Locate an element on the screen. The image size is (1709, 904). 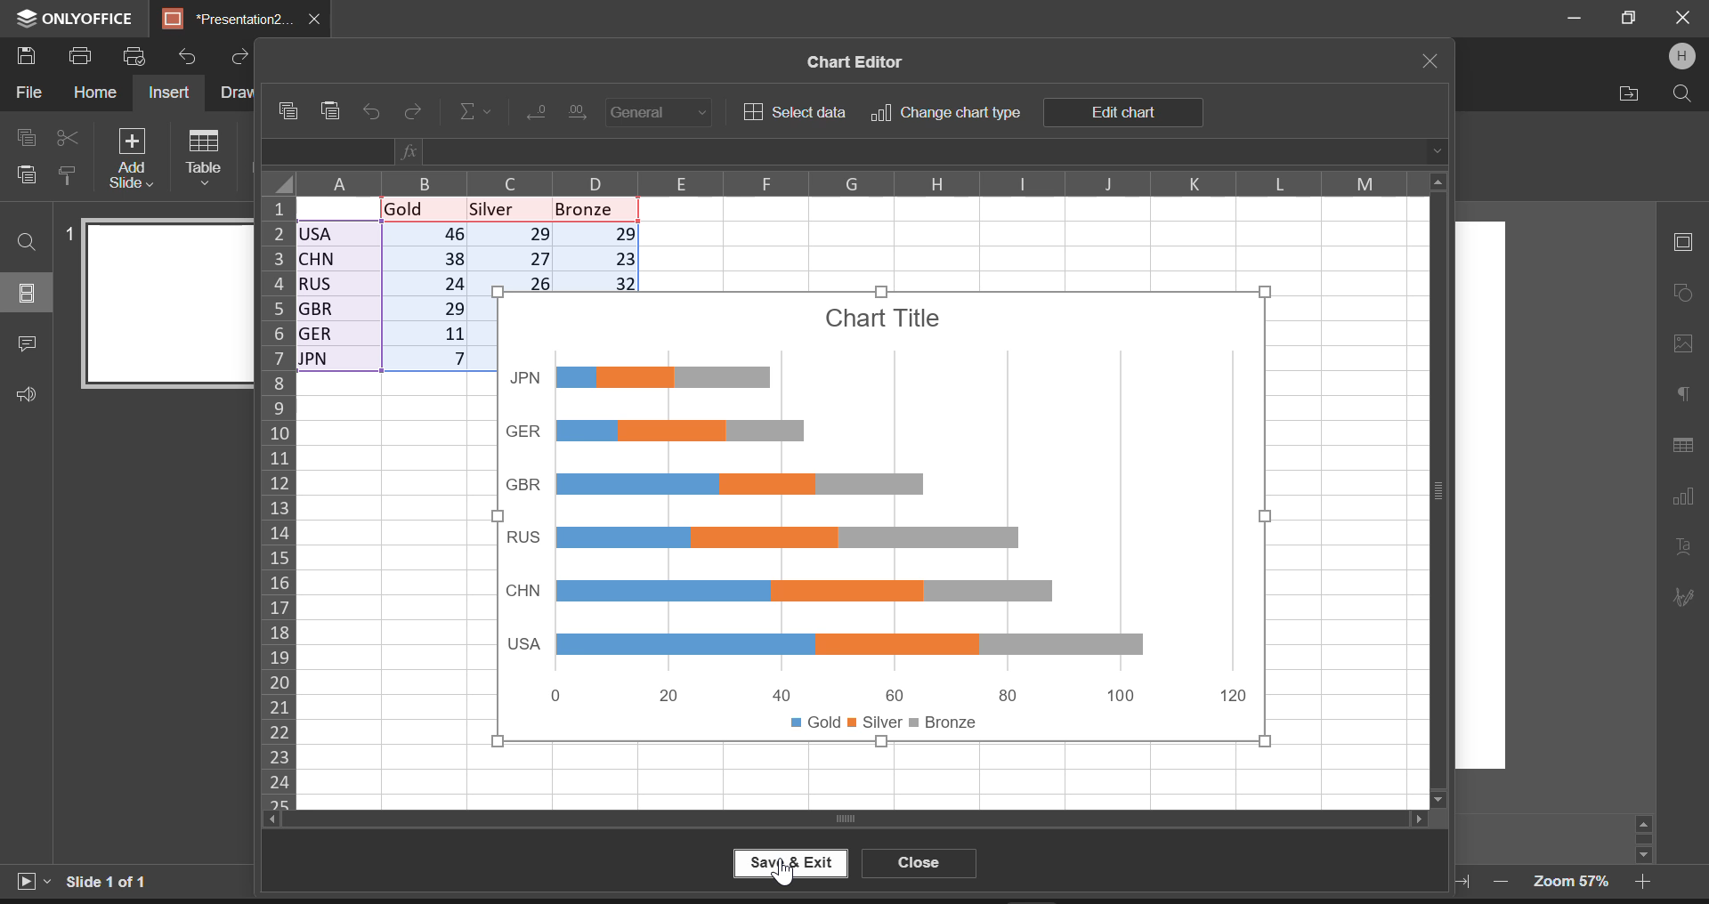
Cursor on Save & Exit is located at coordinates (785, 872).